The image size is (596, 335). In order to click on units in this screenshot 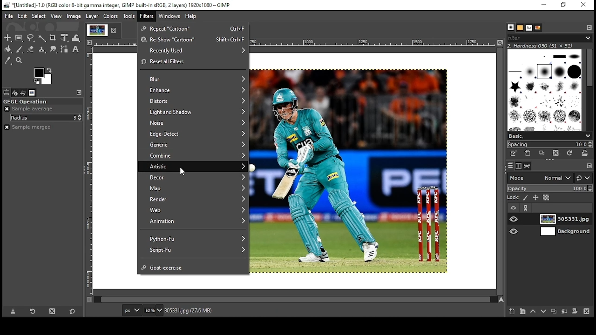, I will do `click(132, 310)`.